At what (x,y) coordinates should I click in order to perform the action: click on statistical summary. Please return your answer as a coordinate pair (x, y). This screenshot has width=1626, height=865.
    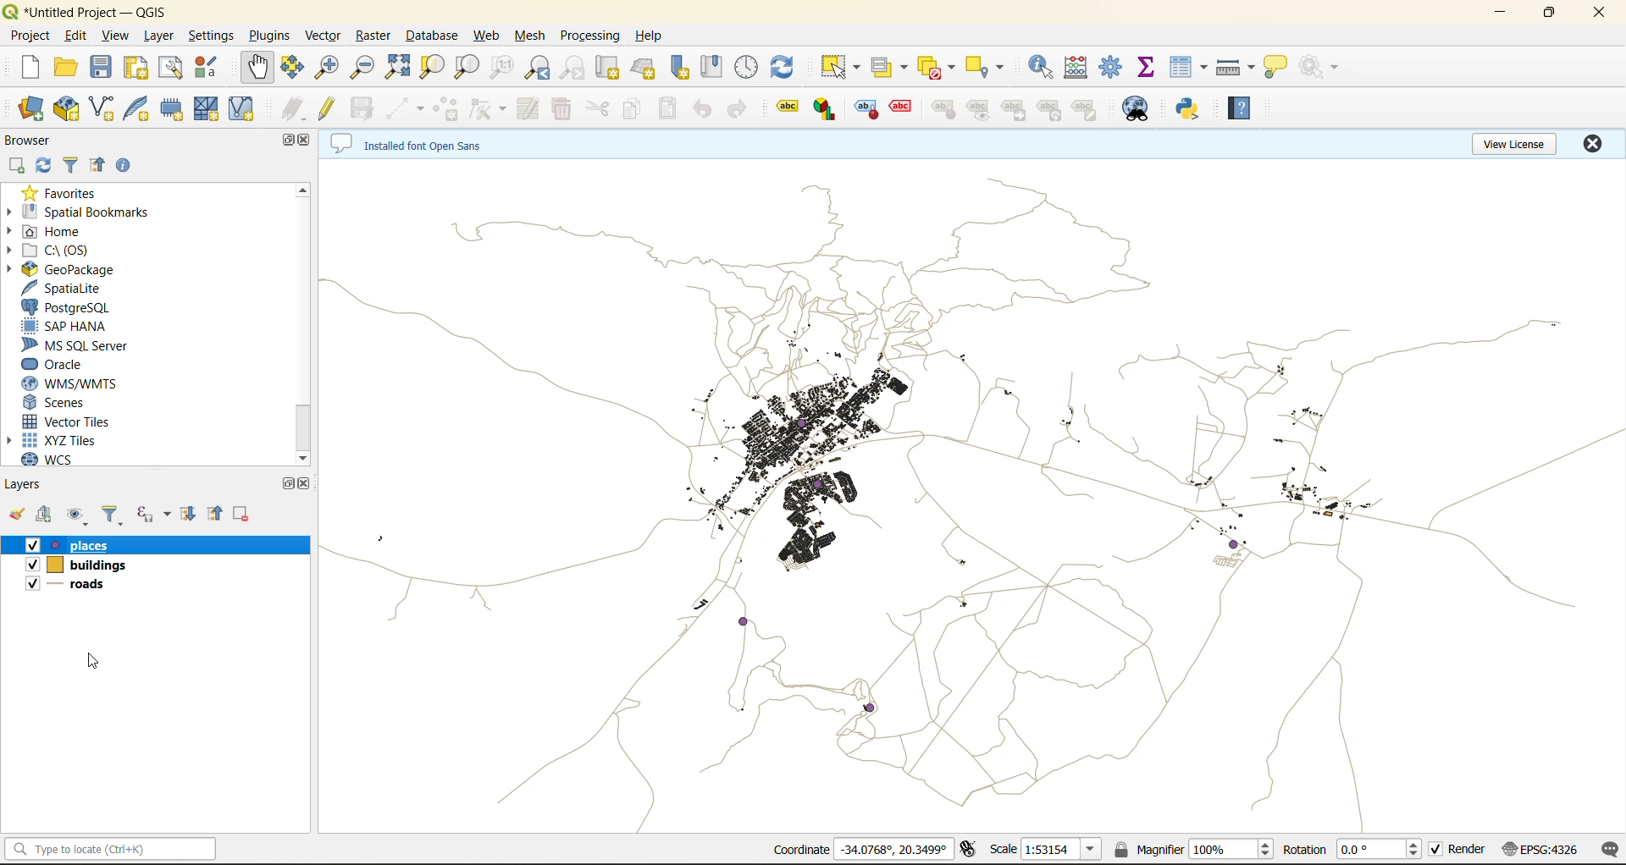
    Looking at the image, I should click on (1149, 68).